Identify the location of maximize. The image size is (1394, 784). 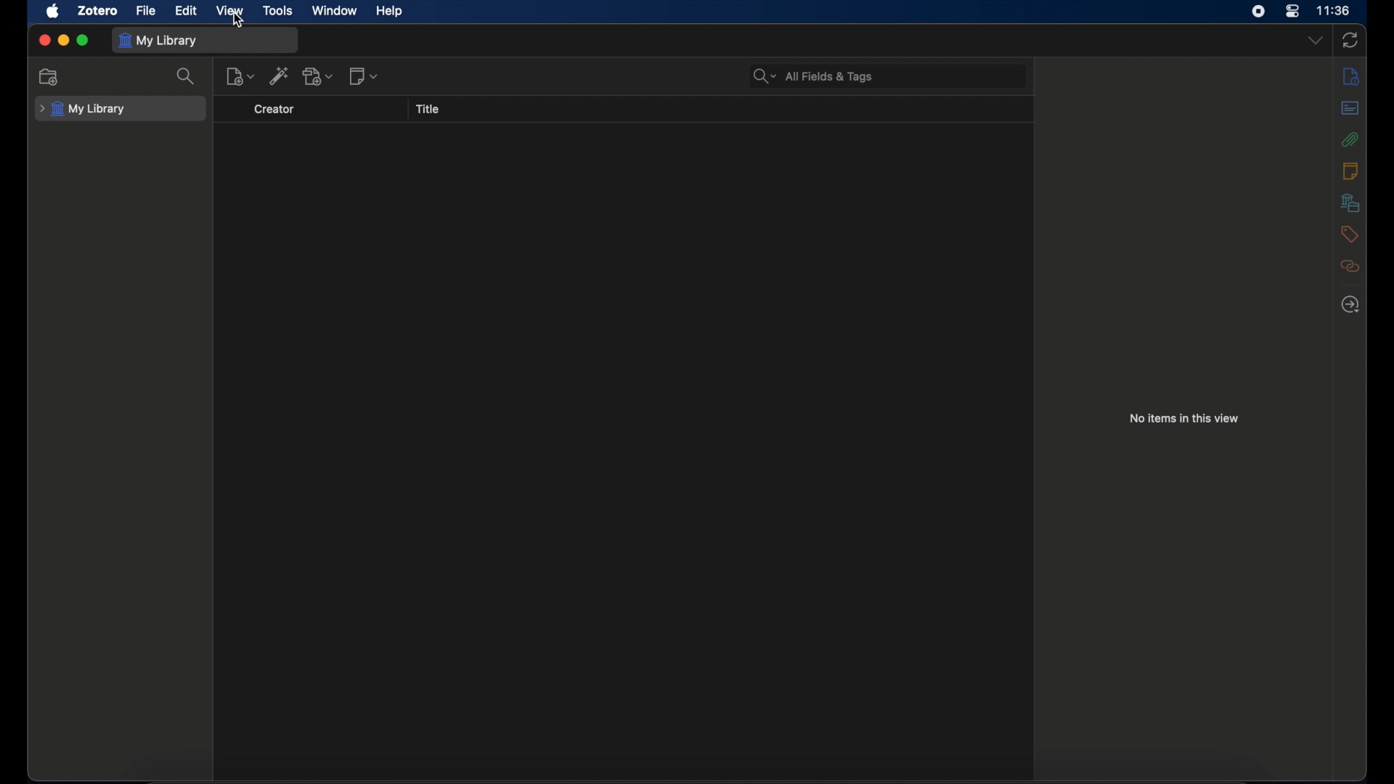
(83, 40).